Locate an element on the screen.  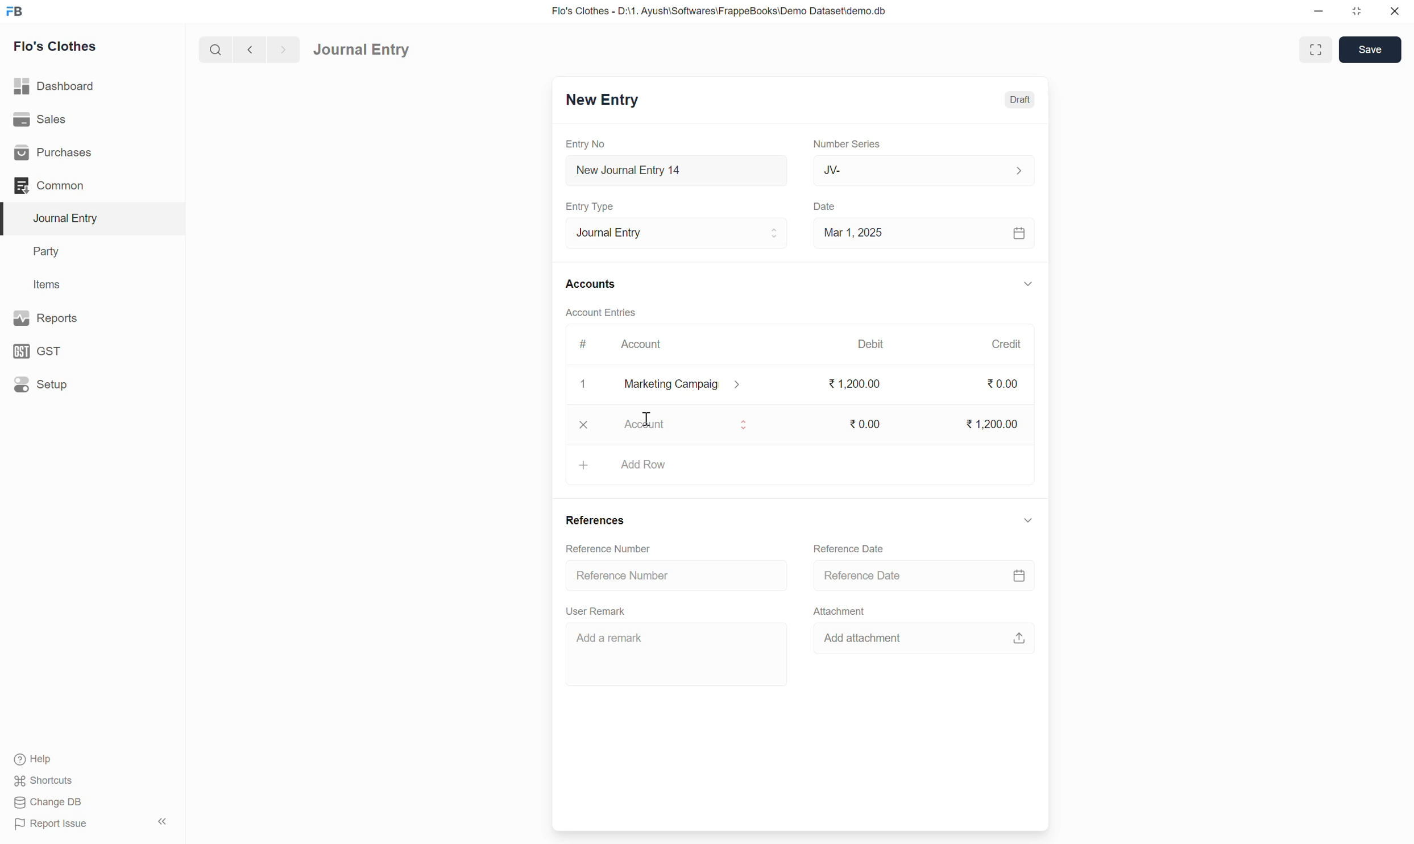
close is located at coordinates (1395, 11).